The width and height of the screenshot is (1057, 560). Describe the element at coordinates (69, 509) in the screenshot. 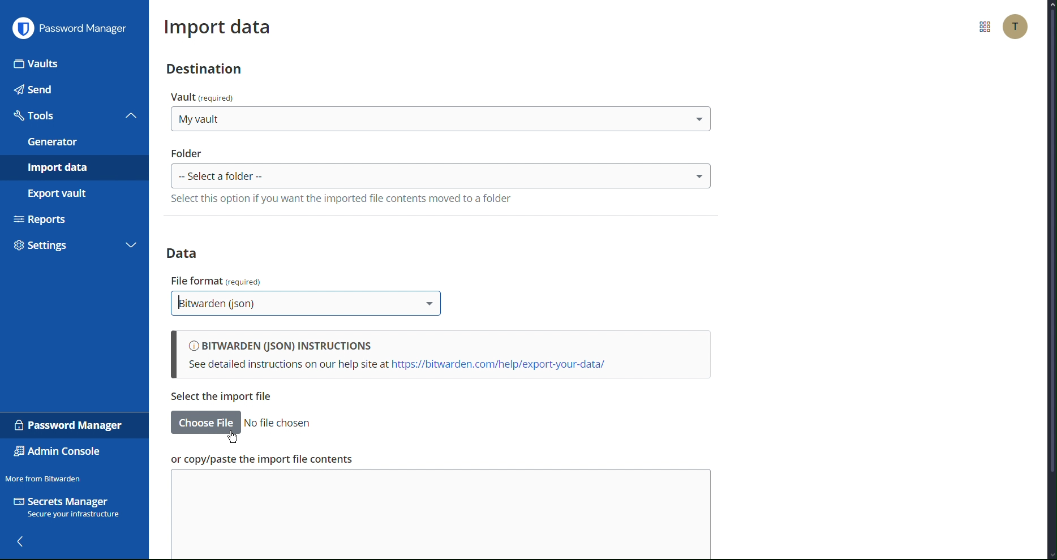

I see `Secrets Manager` at that location.